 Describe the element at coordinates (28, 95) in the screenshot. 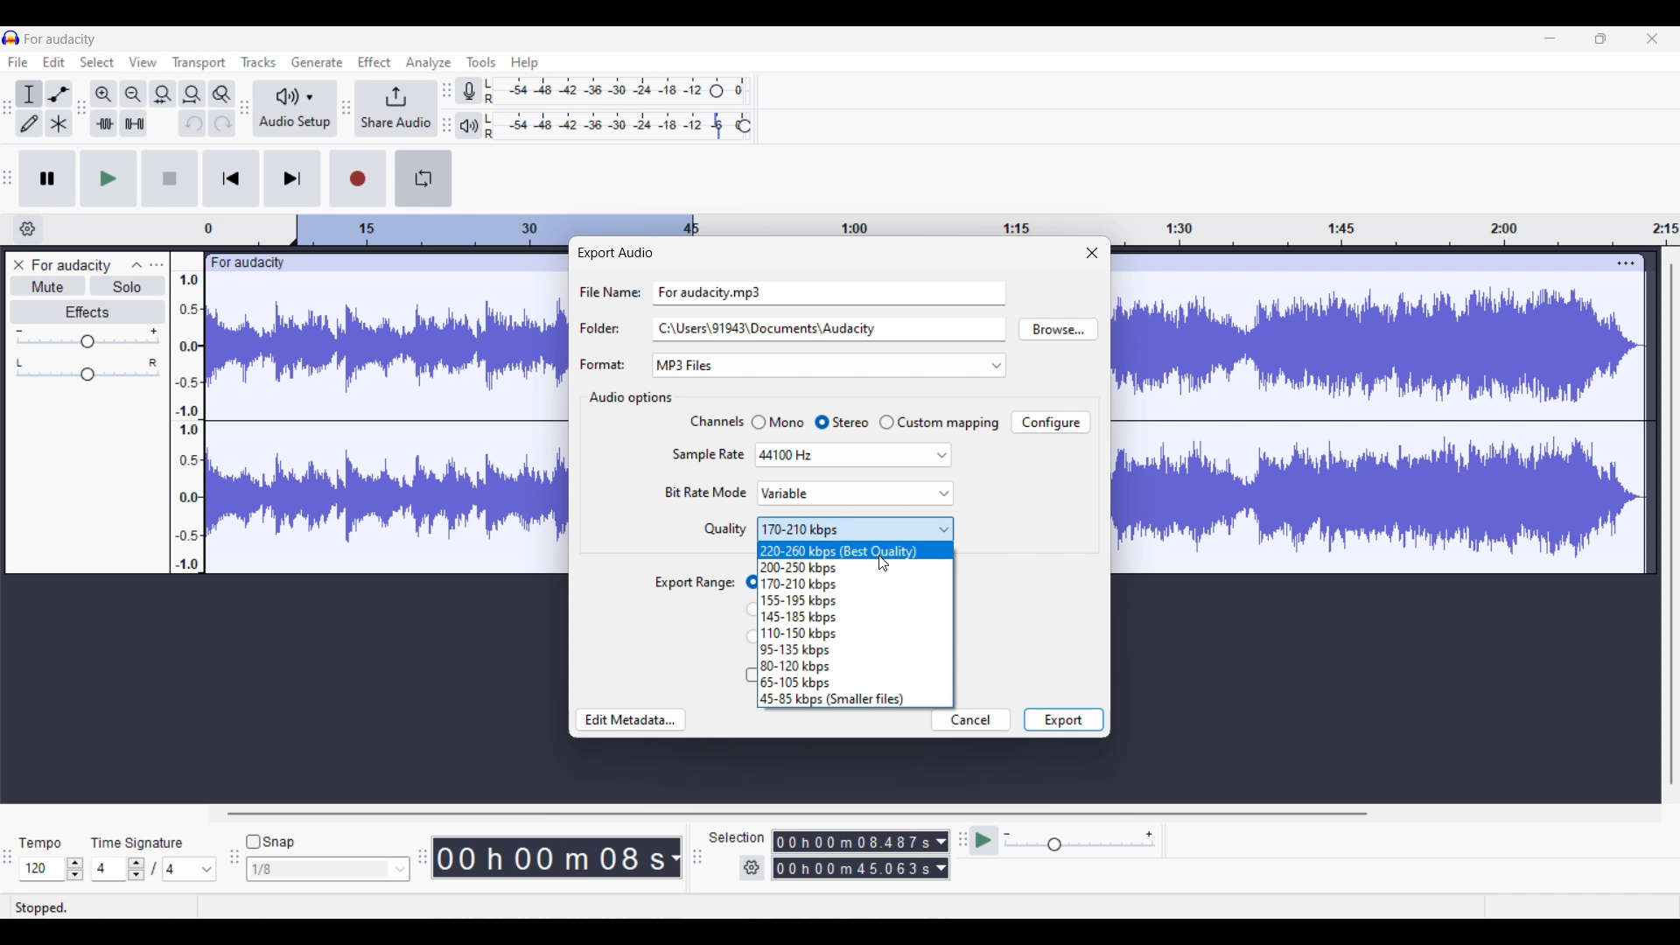

I see `Selection tool` at that location.